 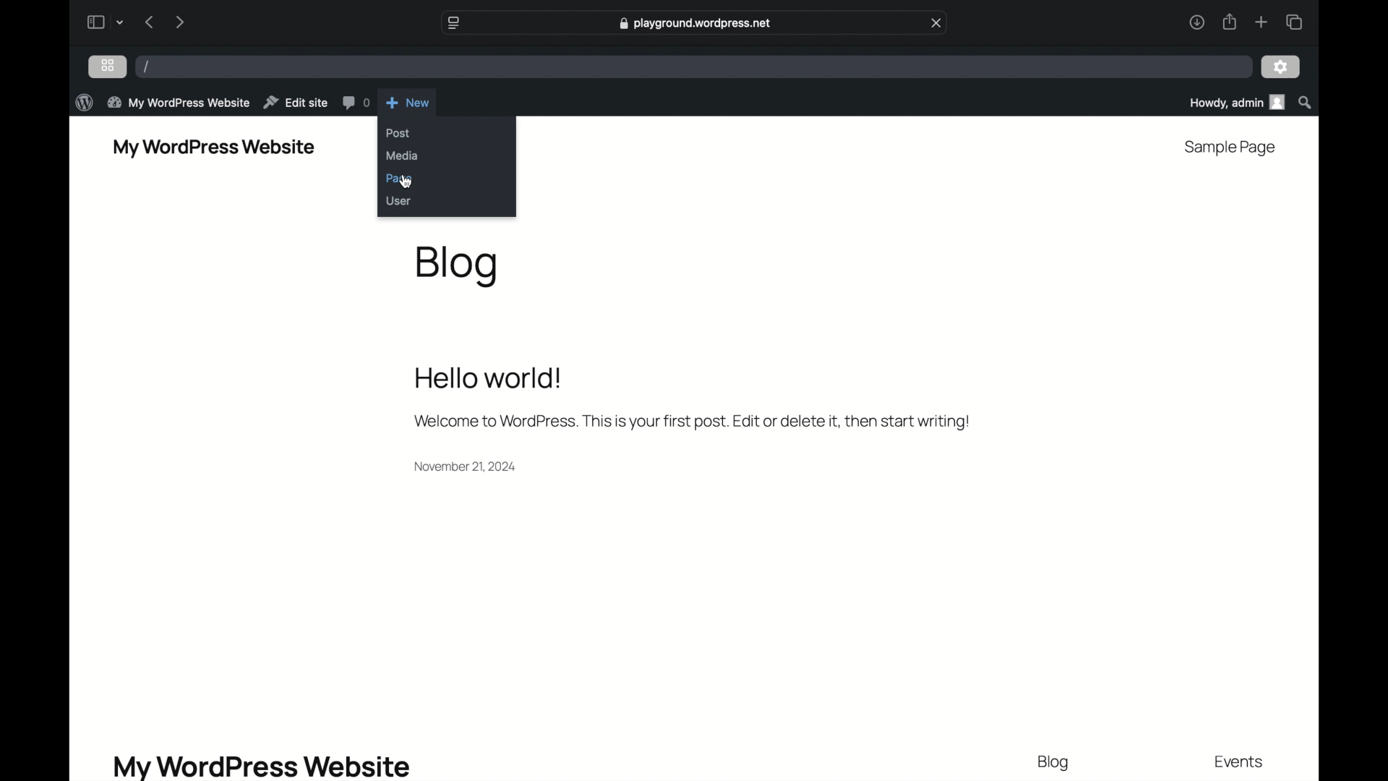 I want to click on web address, so click(x=697, y=23).